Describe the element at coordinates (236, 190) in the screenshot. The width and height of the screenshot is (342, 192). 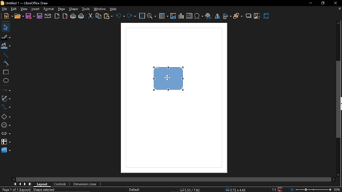
I see `position` at that location.